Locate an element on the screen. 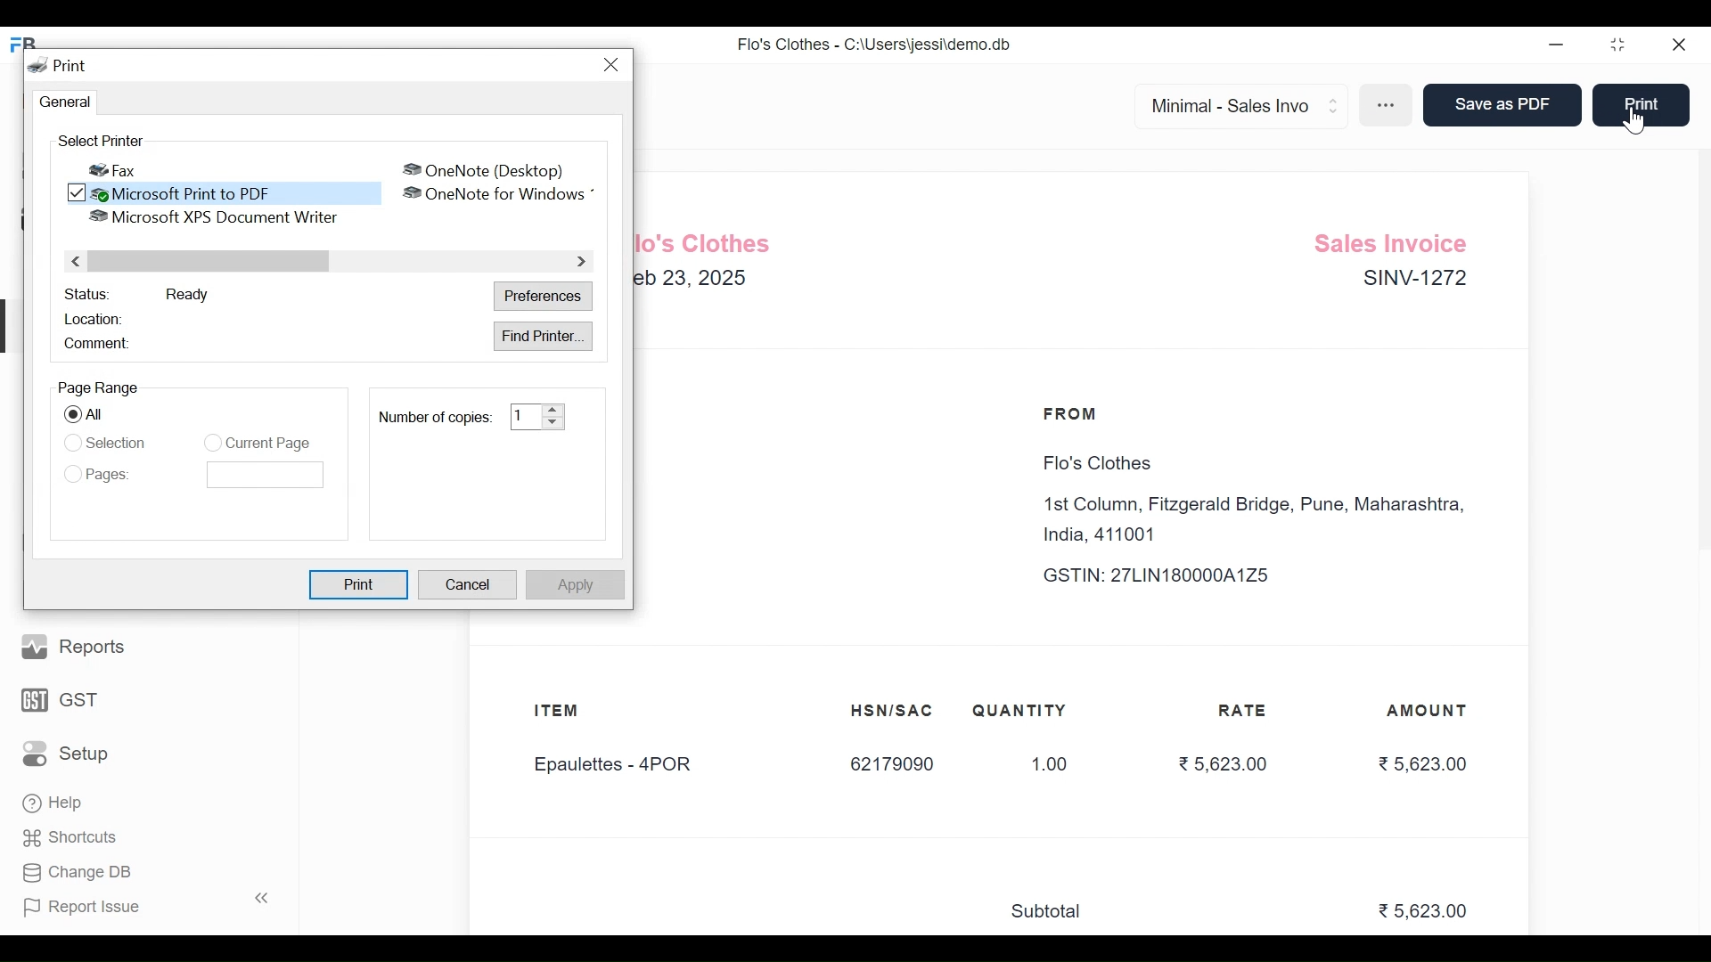 This screenshot has width=1711, height=962. 5,623.00 is located at coordinates (1422, 763).